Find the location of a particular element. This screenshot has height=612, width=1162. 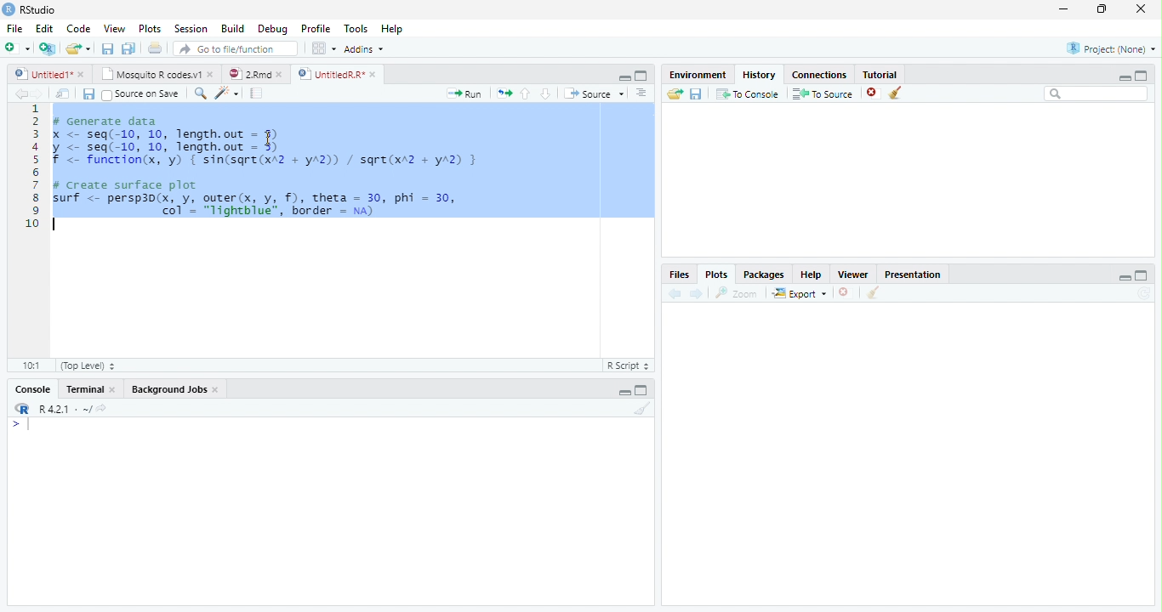

Export is located at coordinates (800, 293).